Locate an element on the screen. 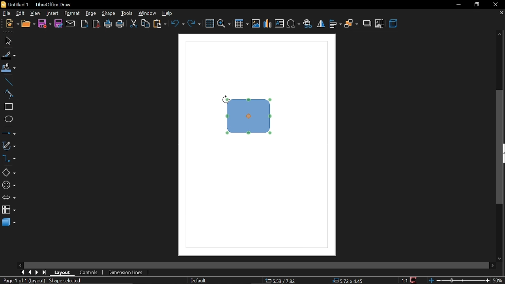 The image size is (505, 284). cut is located at coordinates (134, 24).